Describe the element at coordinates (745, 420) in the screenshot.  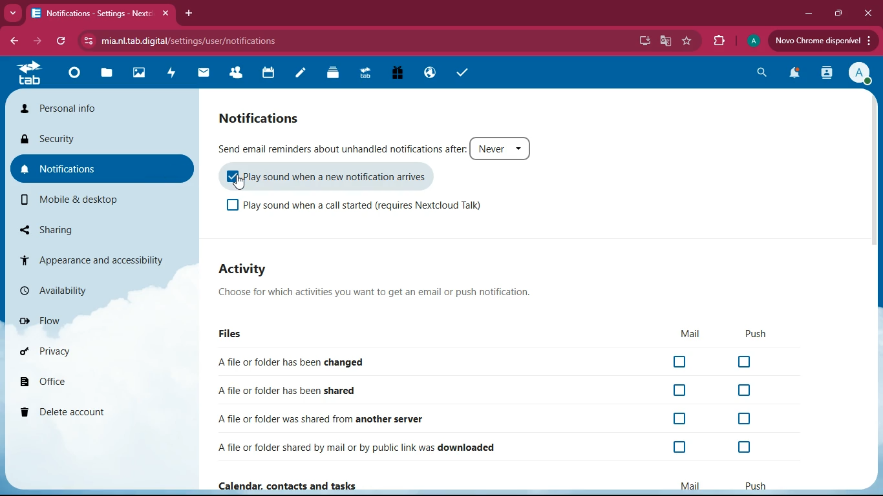
I see `off` at that location.